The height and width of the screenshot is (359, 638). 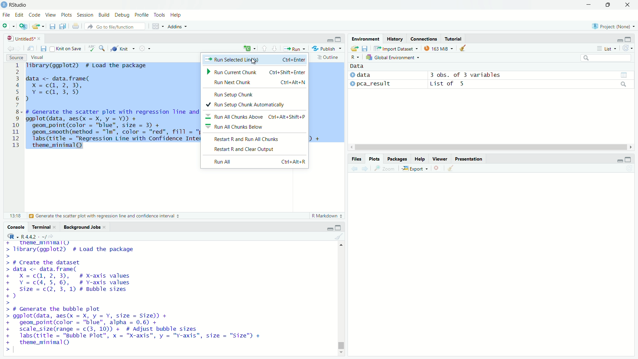 What do you see at coordinates (42, 26) in the screenshot?
I see `Open recent files` at bounding box center [42, 26].